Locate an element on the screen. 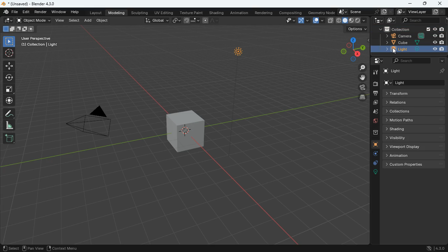 The image size is (448, 252). file is located at coordinates (10, 12).